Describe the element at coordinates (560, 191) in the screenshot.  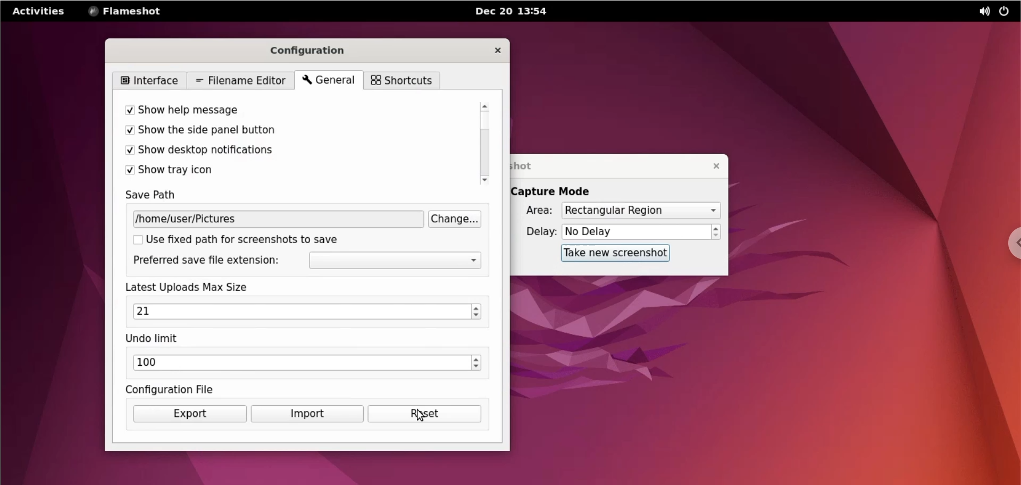
I see `capture mode` at that location.